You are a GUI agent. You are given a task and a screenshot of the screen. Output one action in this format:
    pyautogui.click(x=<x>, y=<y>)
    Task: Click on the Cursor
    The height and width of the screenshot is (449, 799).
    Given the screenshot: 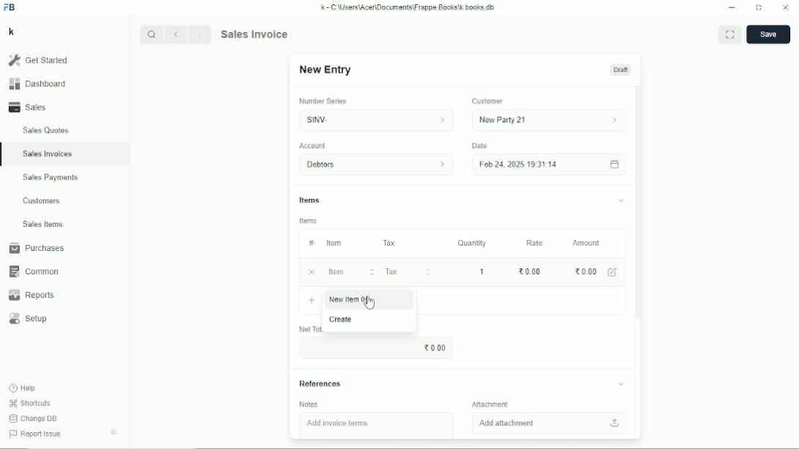 What is the action you would take?
    pyautogui.click(x=370, y=303)
    